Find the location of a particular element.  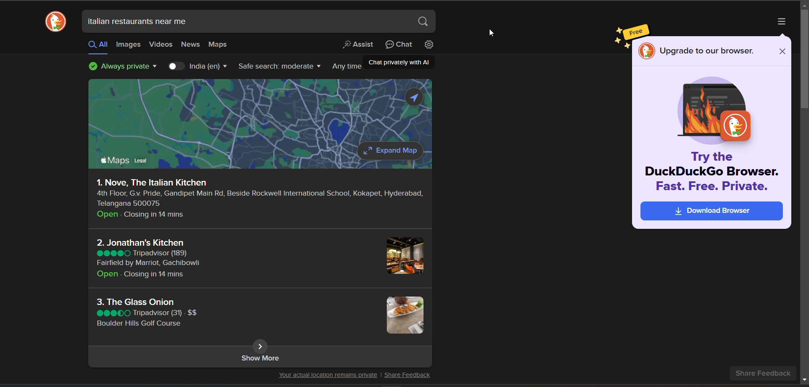

Restaurant rating is located at coordinates (113, 253).